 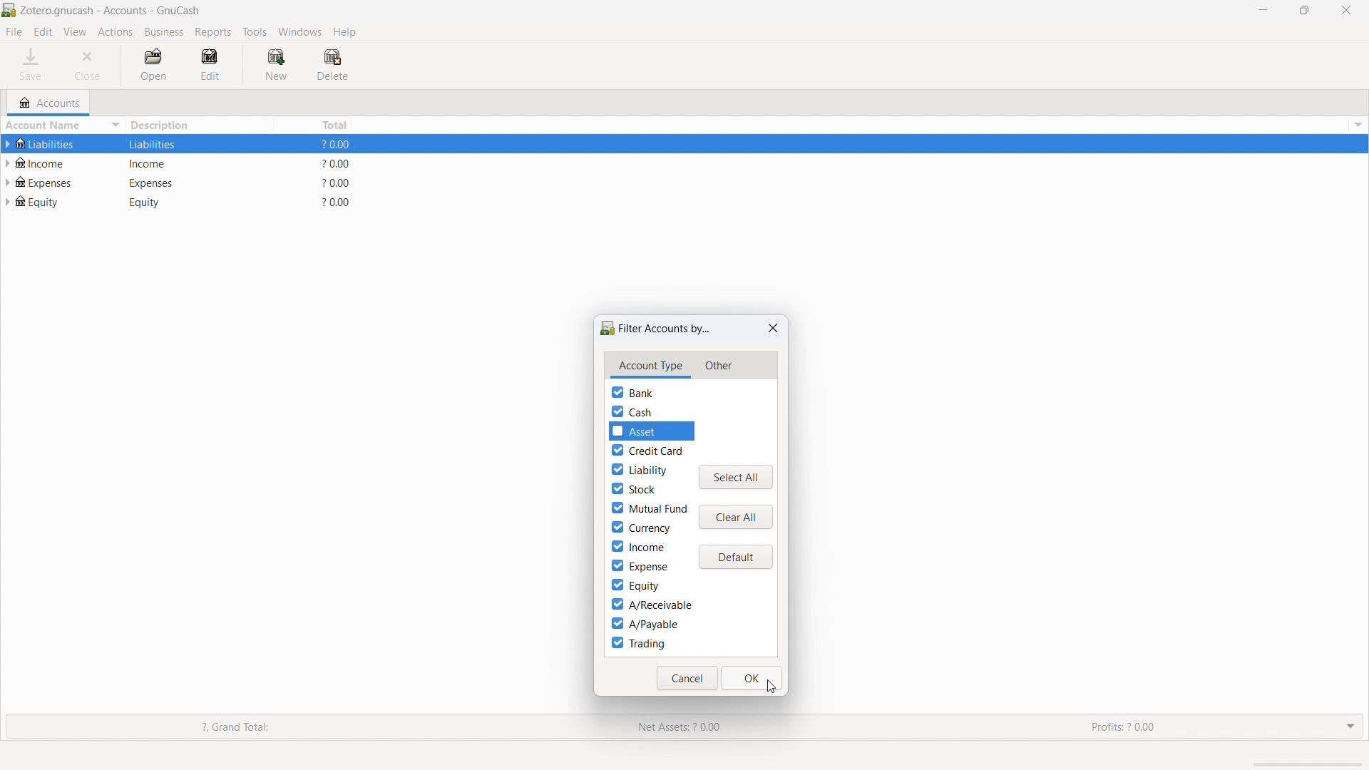 I want to click on close, so click(x=90, y=65).